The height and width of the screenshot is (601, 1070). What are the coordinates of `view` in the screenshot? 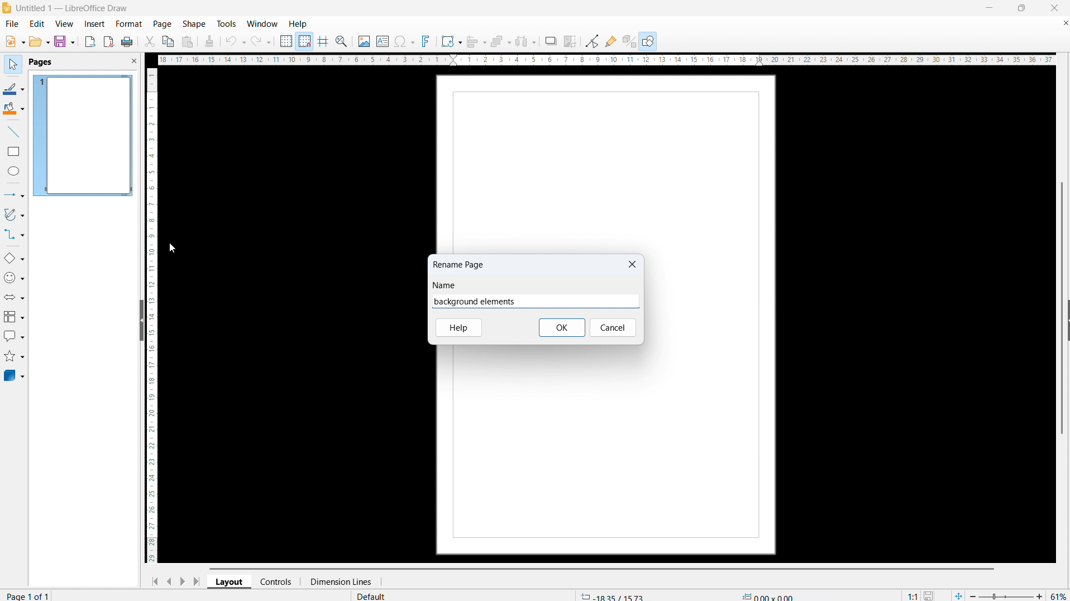 It's located at (64, 25).